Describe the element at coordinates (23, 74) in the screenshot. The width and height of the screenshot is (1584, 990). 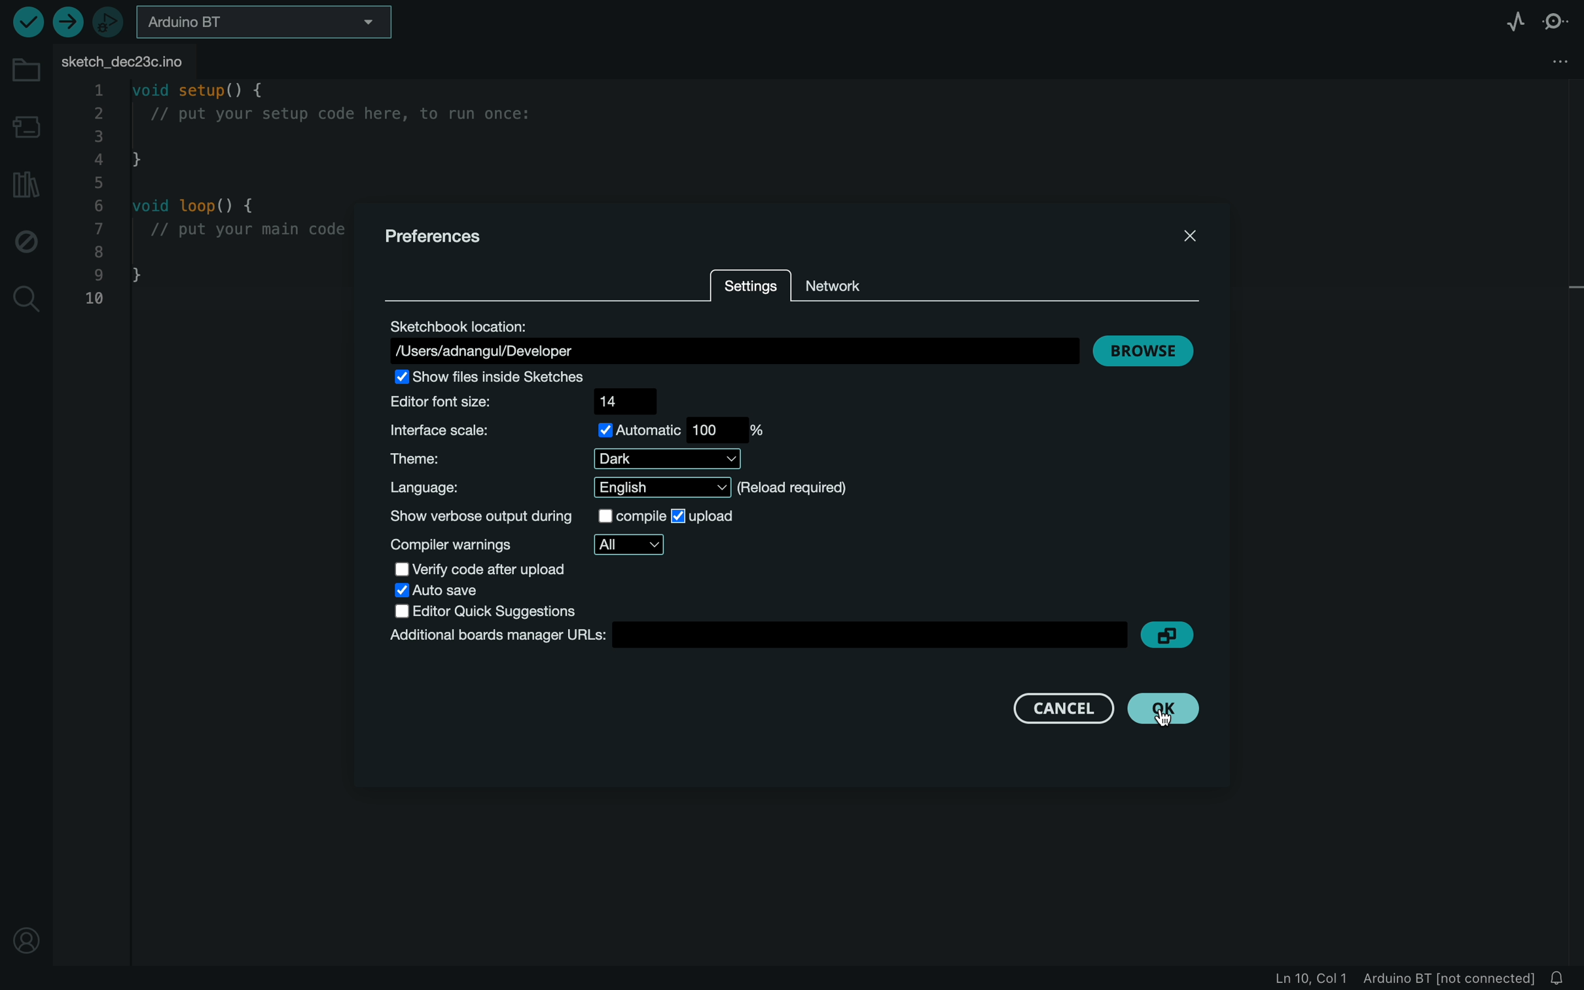
I see `folder` at that location.